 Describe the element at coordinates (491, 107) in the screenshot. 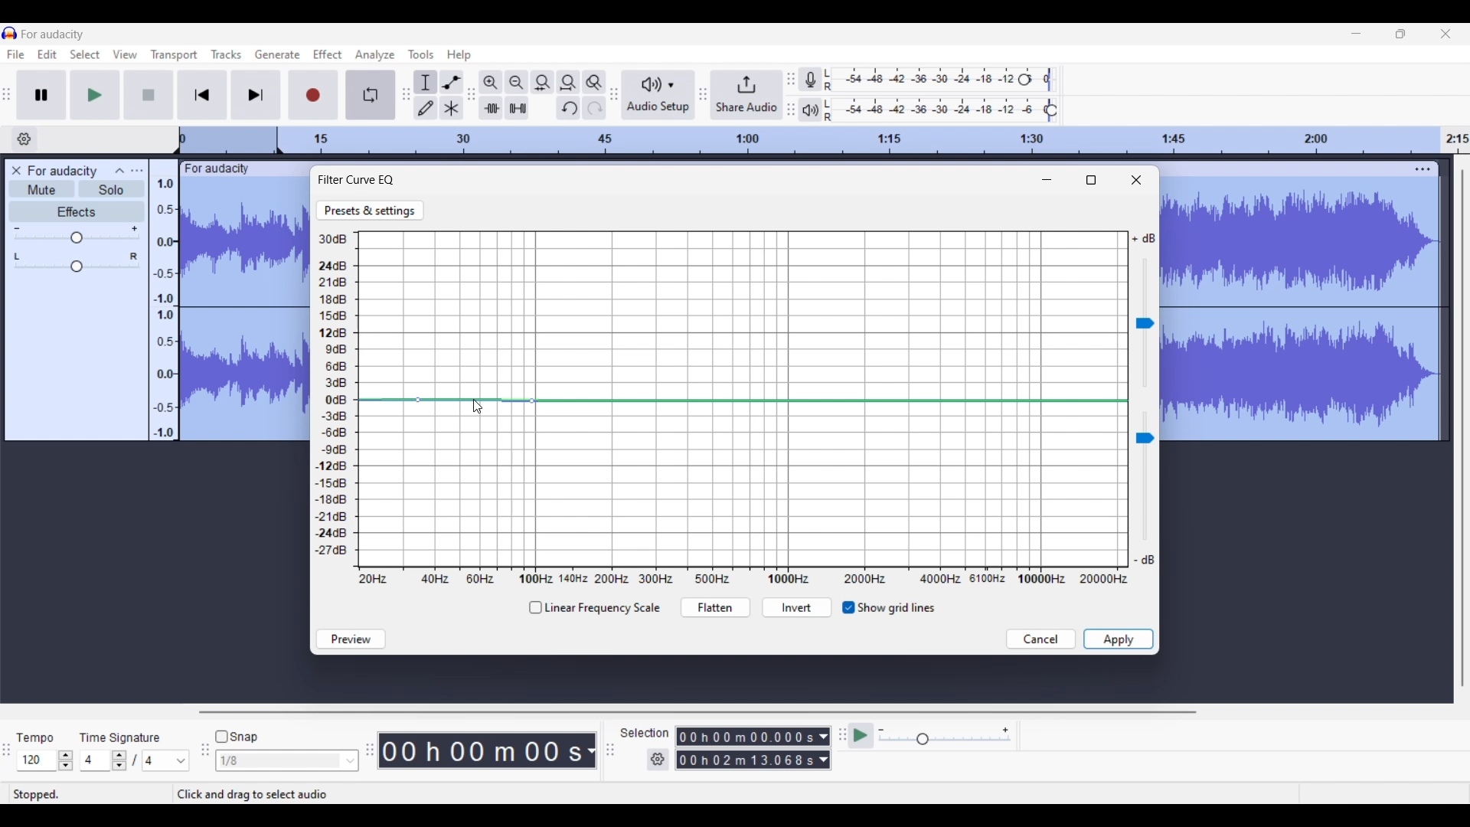

I see `Trim audio outside selection` at that location.